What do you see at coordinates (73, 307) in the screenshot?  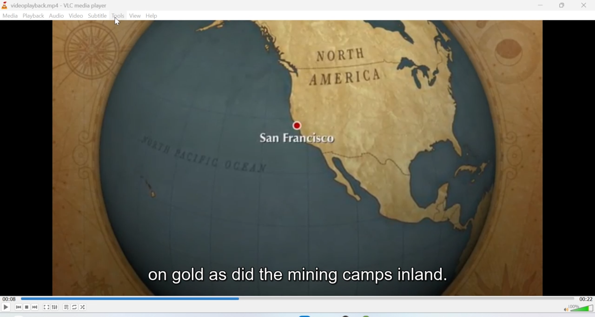 I see `Loop` at bounding box center [73, 307].